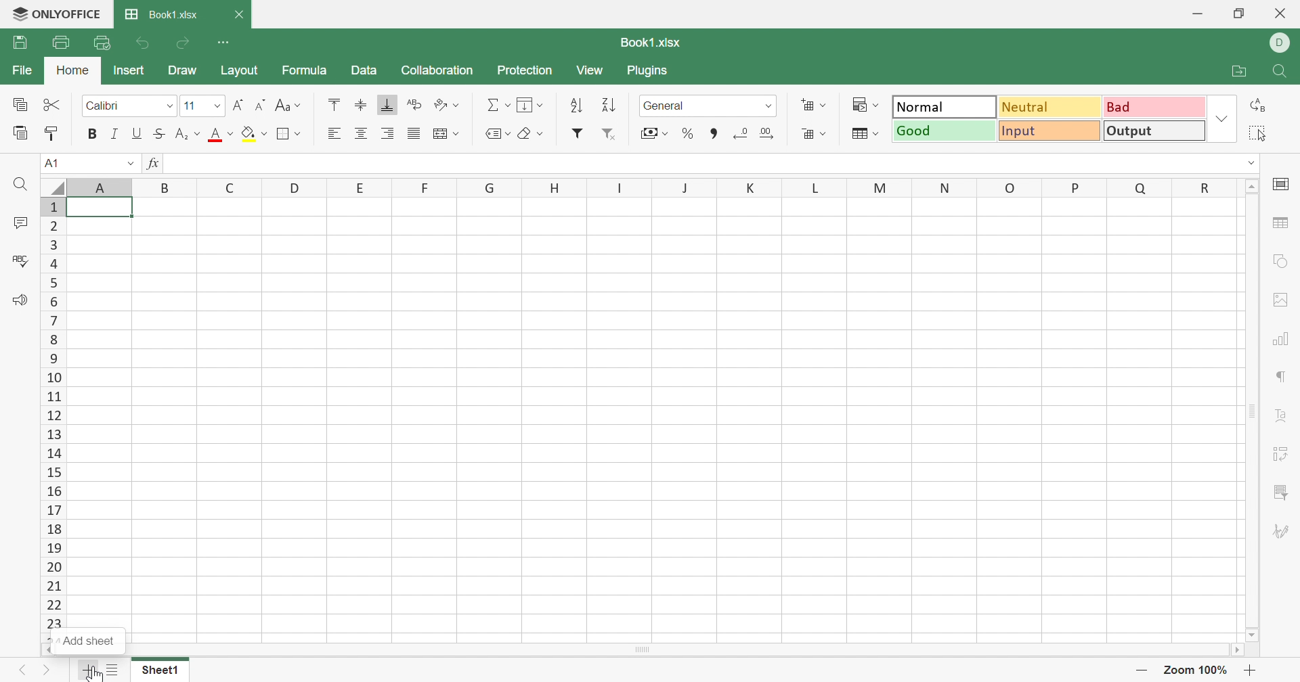  Describe the element at coordinates (437, 70) in the screenshot. I see `Collaboration` at that location.